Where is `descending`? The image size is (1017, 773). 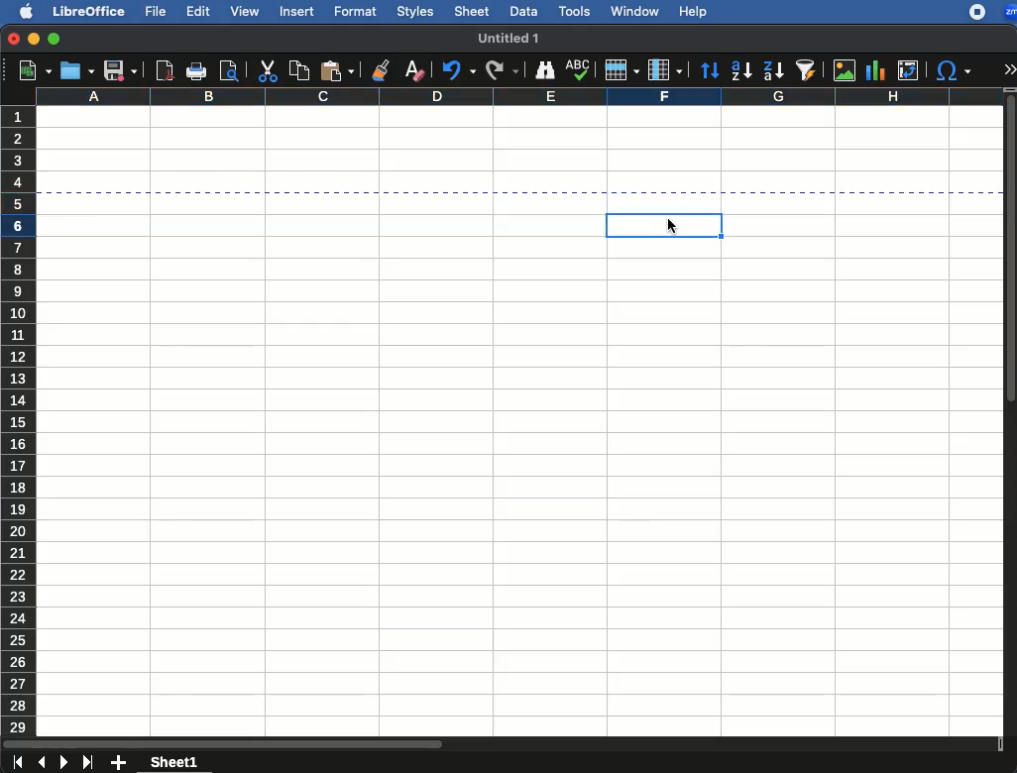 descending is located at coordinates (773, 70).